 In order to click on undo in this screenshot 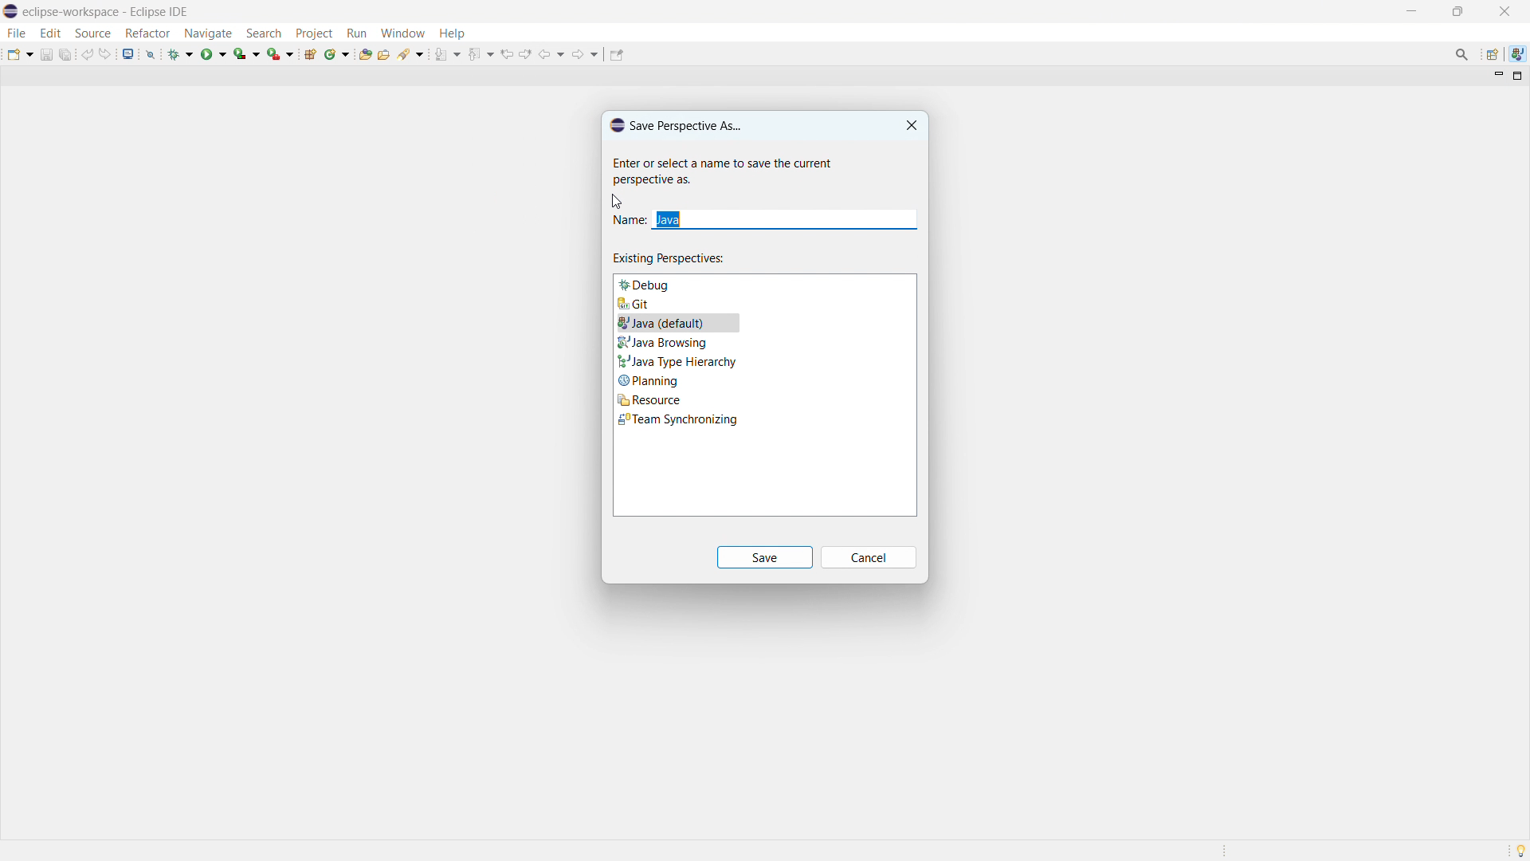, I will do `click(87, 53)`.